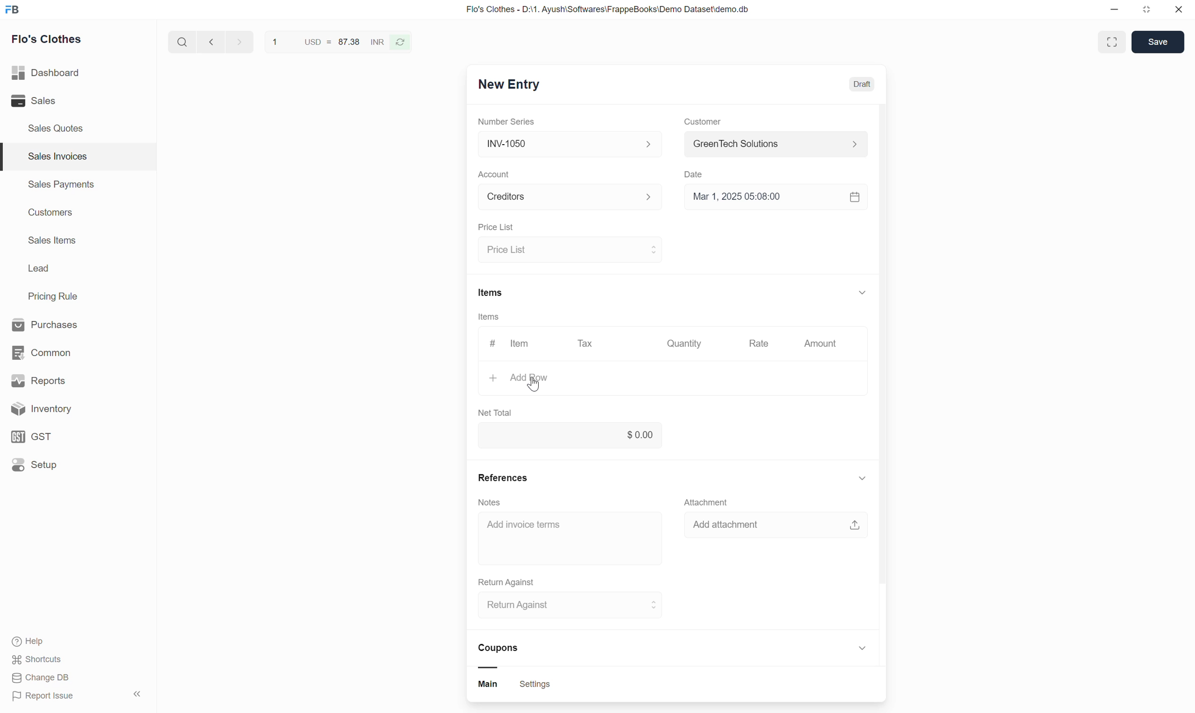  What do you see at coordinates (490, 502) in the screenshot?
I see `Notes` at bounding box center [490, 502].